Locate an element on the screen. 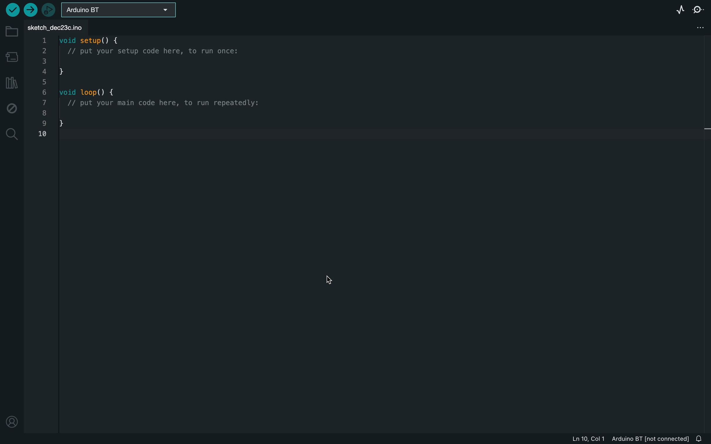 The image size is (711, 444). folder is located at coordinates (12, 32).